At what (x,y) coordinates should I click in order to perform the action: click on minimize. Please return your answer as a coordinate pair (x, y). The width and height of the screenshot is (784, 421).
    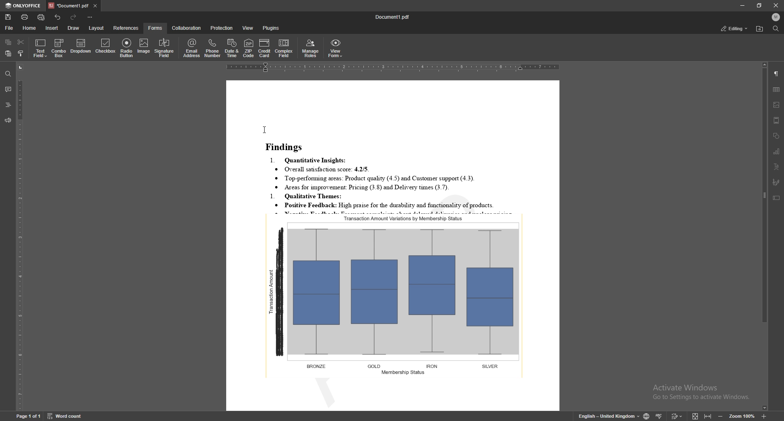
    Looking at the image, I should click on (742, 5).